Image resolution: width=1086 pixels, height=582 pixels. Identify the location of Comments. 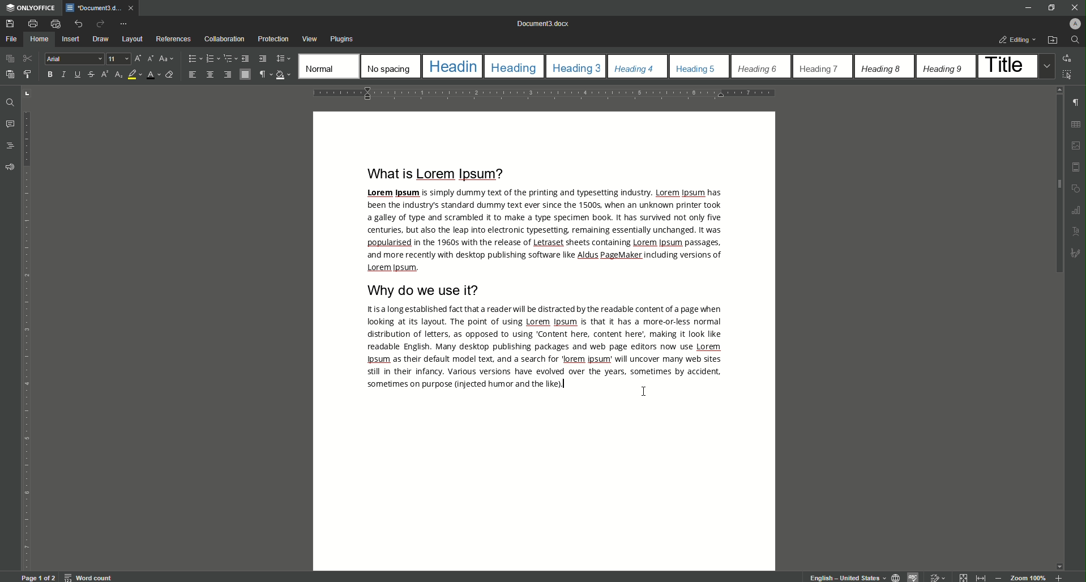
(12, 123).